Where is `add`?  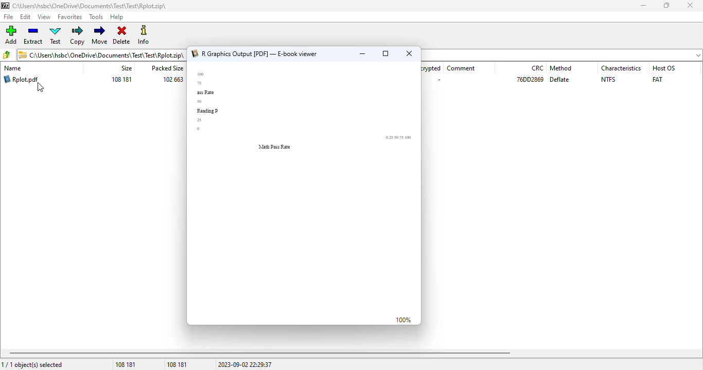 add is located at coordinates (11, 34).